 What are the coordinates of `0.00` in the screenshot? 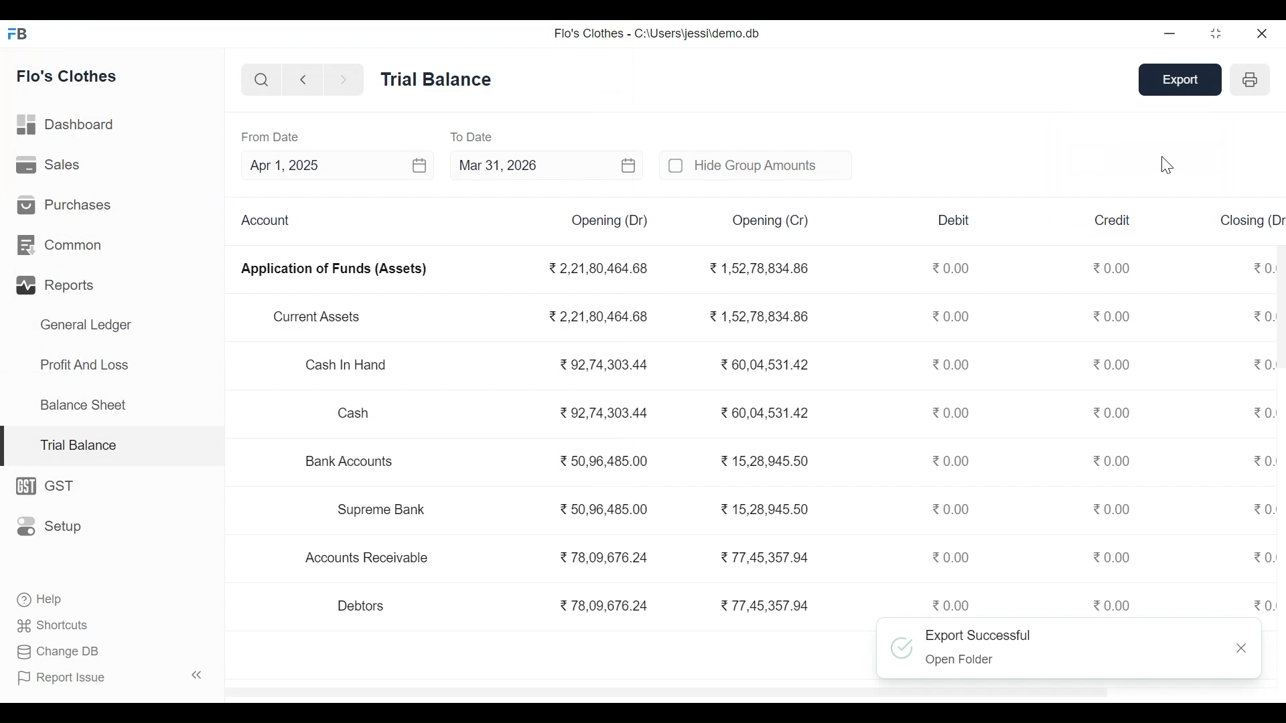 It's located at (954, 317).